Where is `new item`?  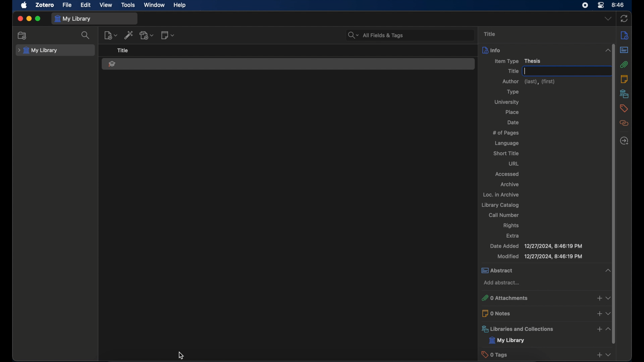
new item is located at coordinates (111, 36).